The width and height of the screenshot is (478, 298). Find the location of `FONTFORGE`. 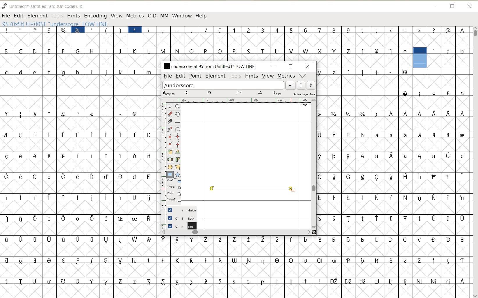

FONTFORGE is located at coordinates (4, 6).